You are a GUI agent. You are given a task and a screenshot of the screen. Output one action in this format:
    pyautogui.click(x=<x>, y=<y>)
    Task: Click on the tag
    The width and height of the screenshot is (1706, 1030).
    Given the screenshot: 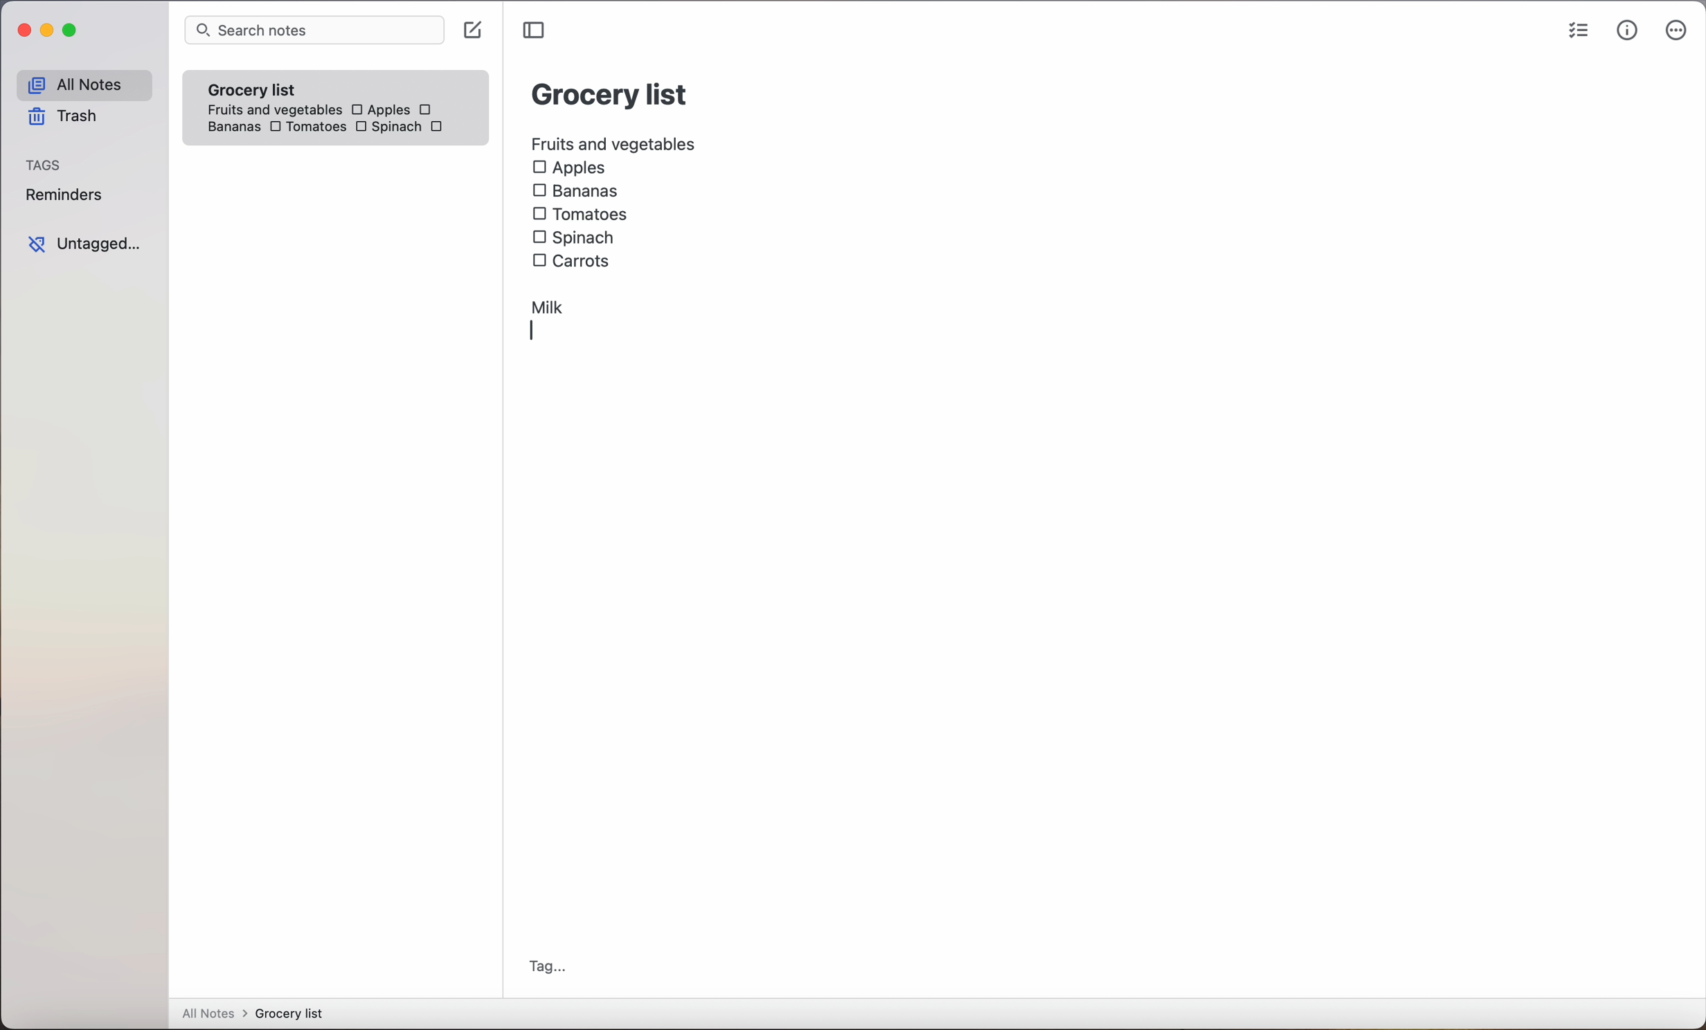 What is the action you would take?
    pyautogui.click(x=548, y=966)
    